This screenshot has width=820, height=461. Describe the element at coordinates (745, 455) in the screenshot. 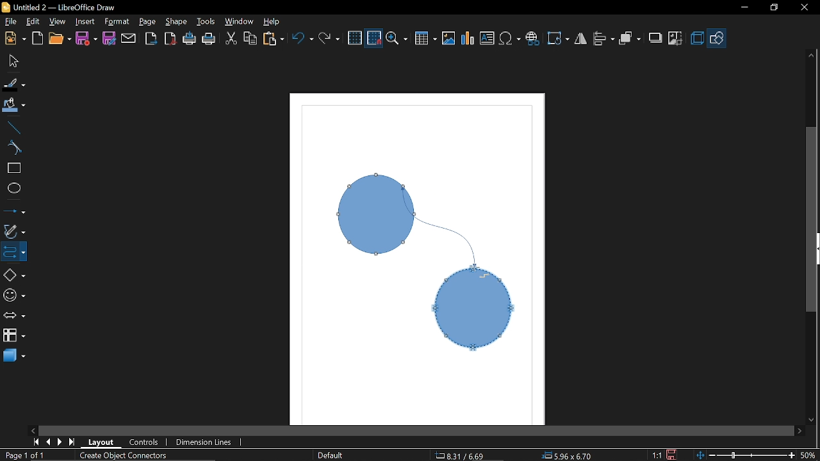

I see `Zoom chnage` at that location.